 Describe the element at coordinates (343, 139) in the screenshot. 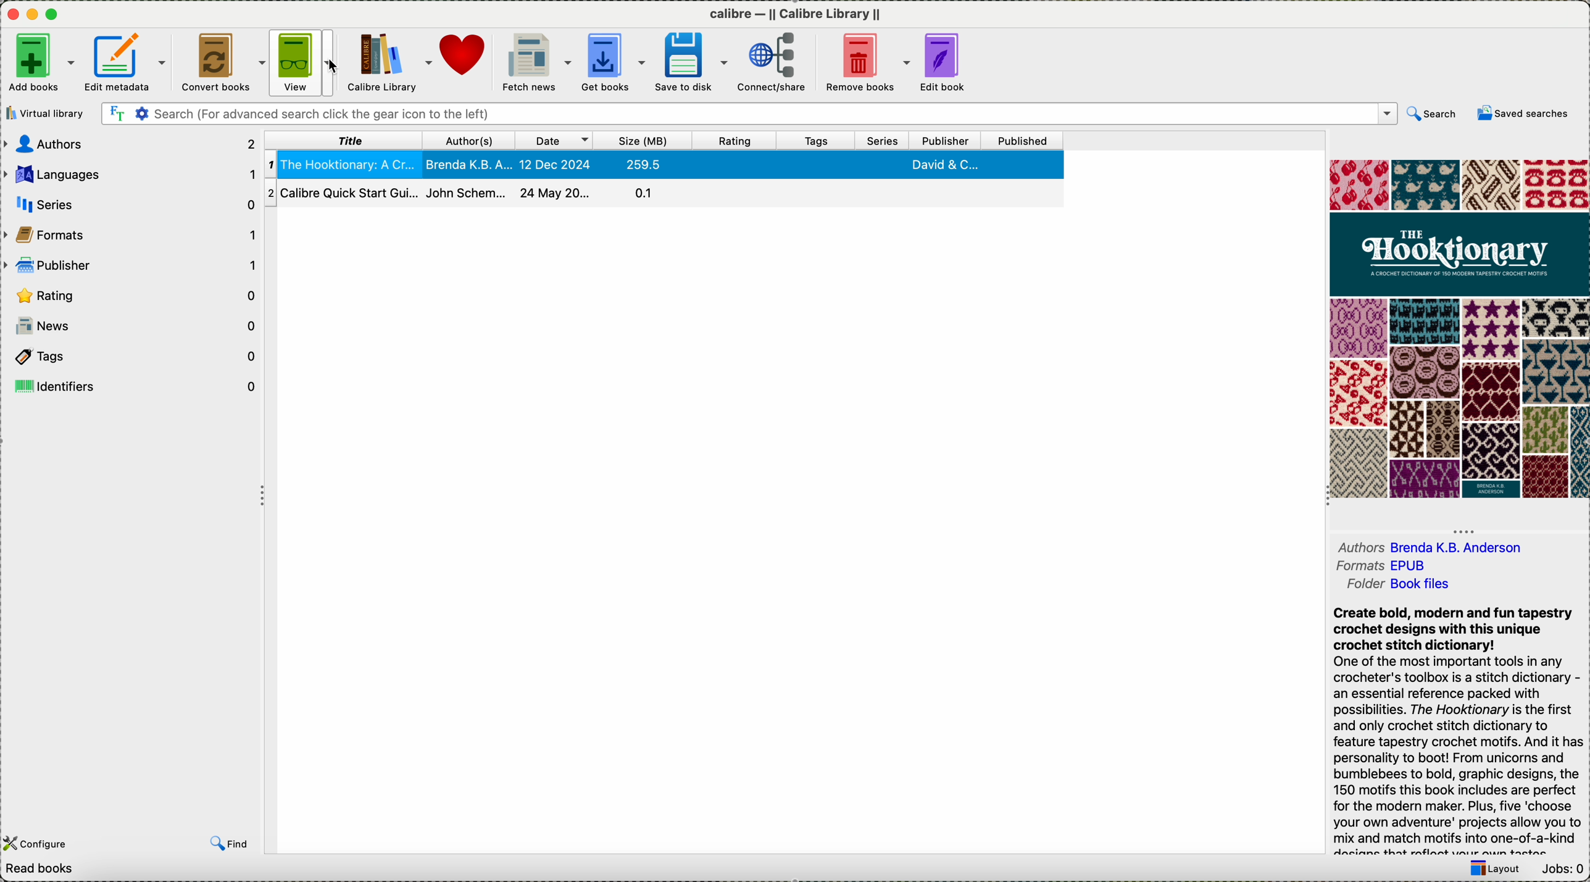

I see `title` at that location.